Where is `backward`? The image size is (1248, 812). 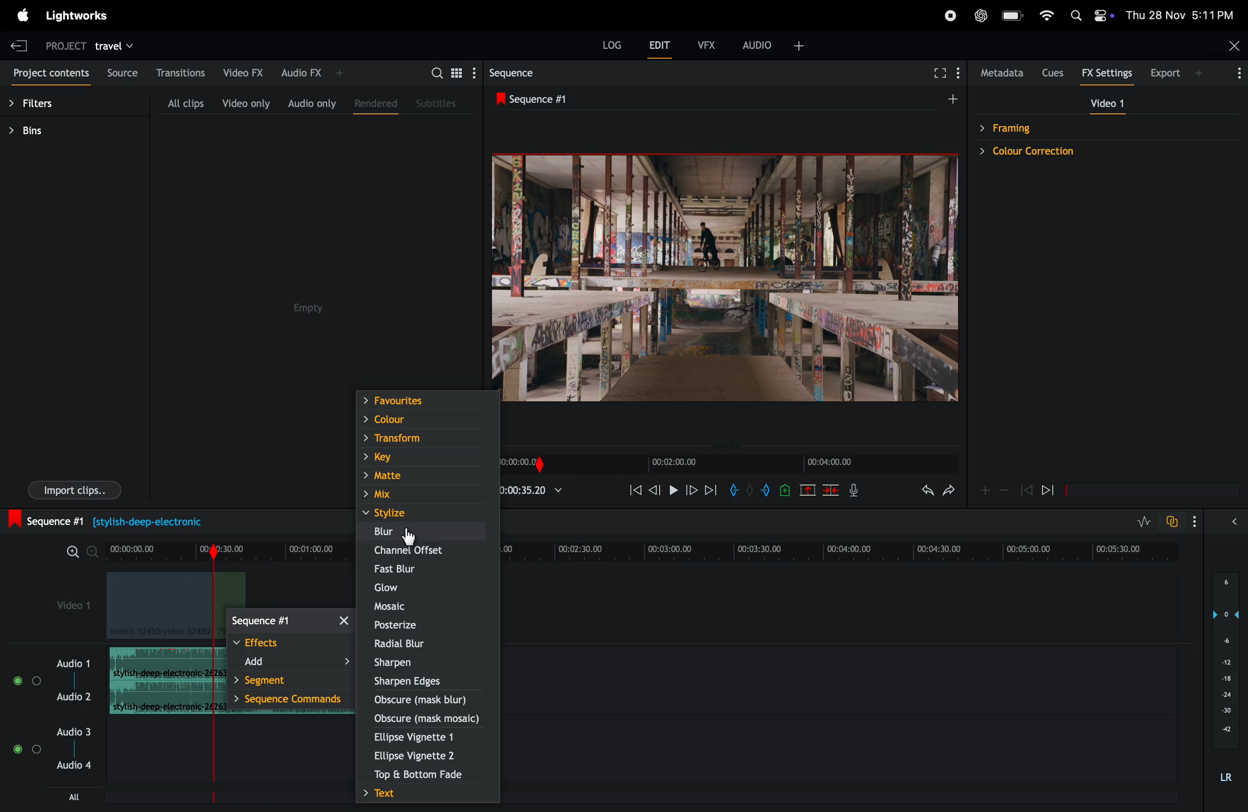
backward is located at coordinates (655, 492).